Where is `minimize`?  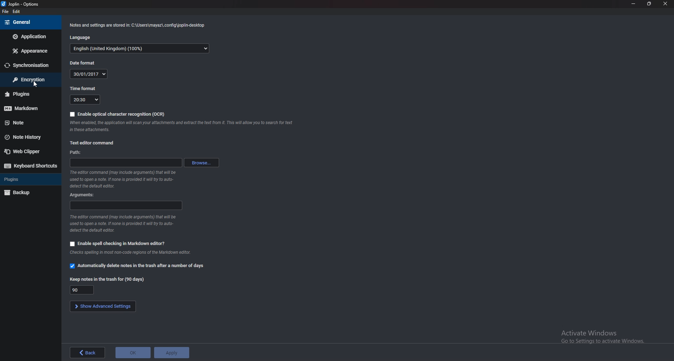 minimize is located at coordinates (634, 4).